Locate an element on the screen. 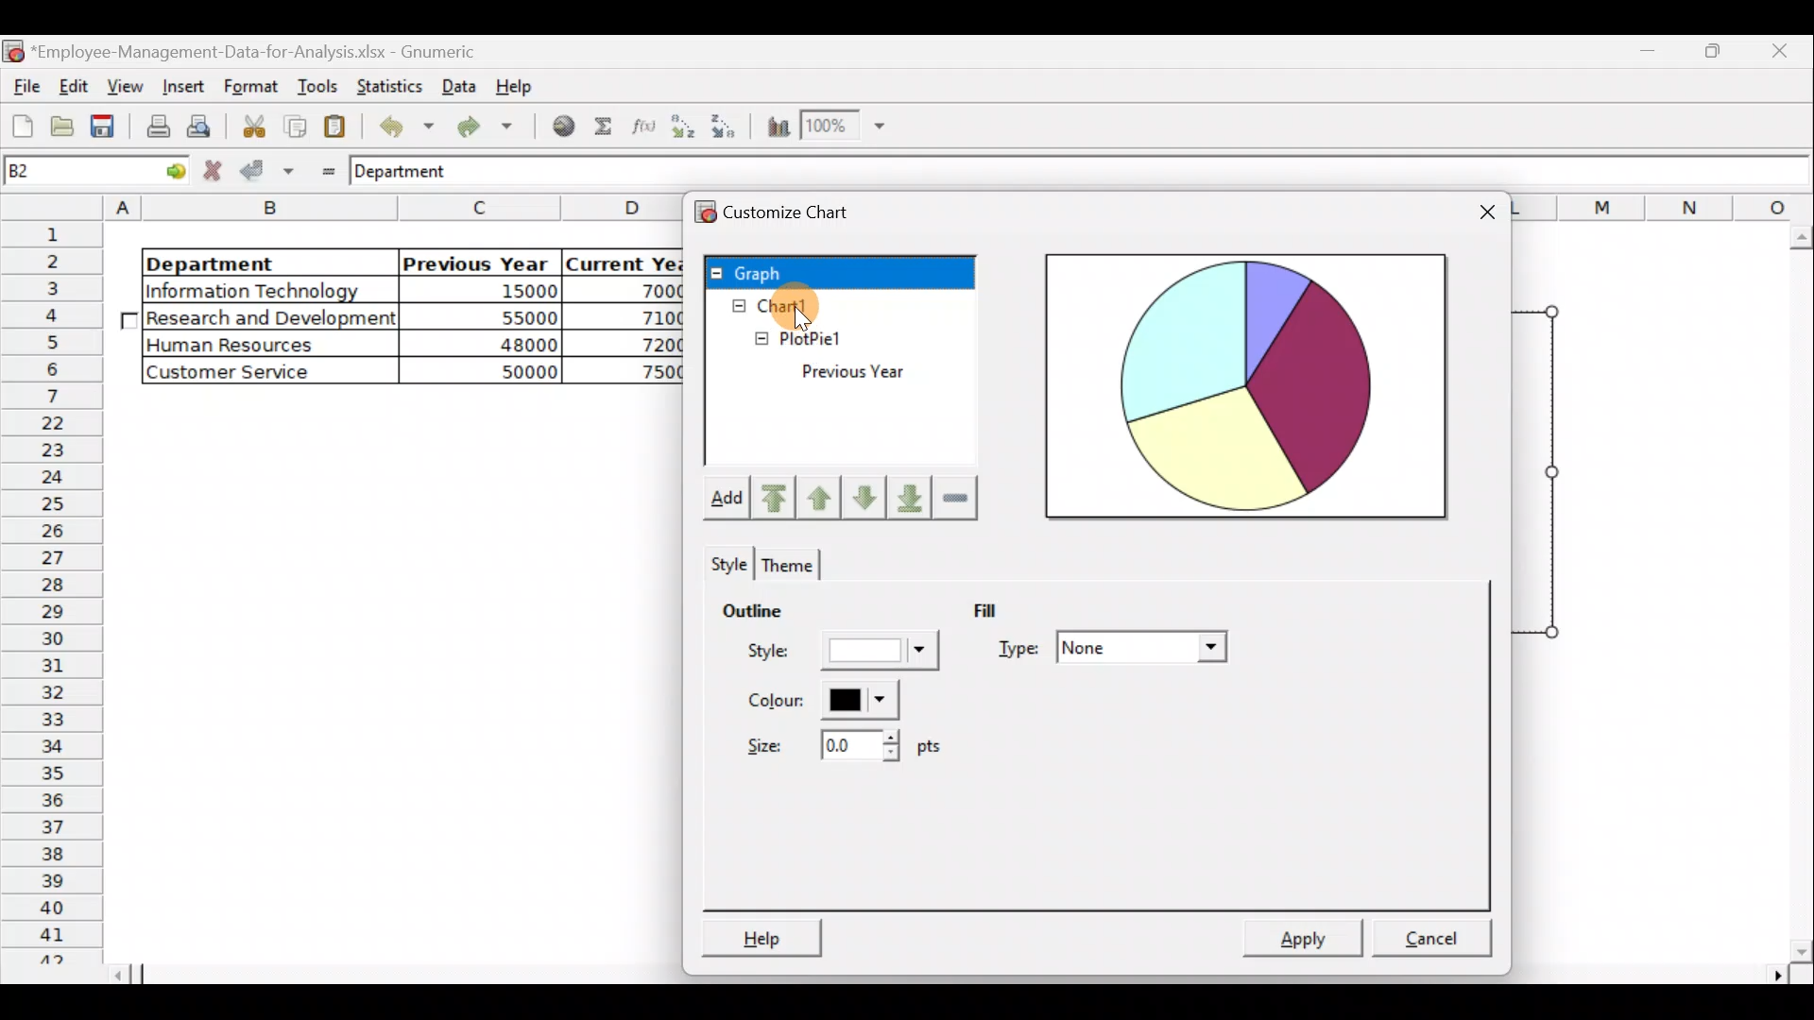 This screenshot has height=1020, width=1814. Outline is located at coordinates (762, 611).